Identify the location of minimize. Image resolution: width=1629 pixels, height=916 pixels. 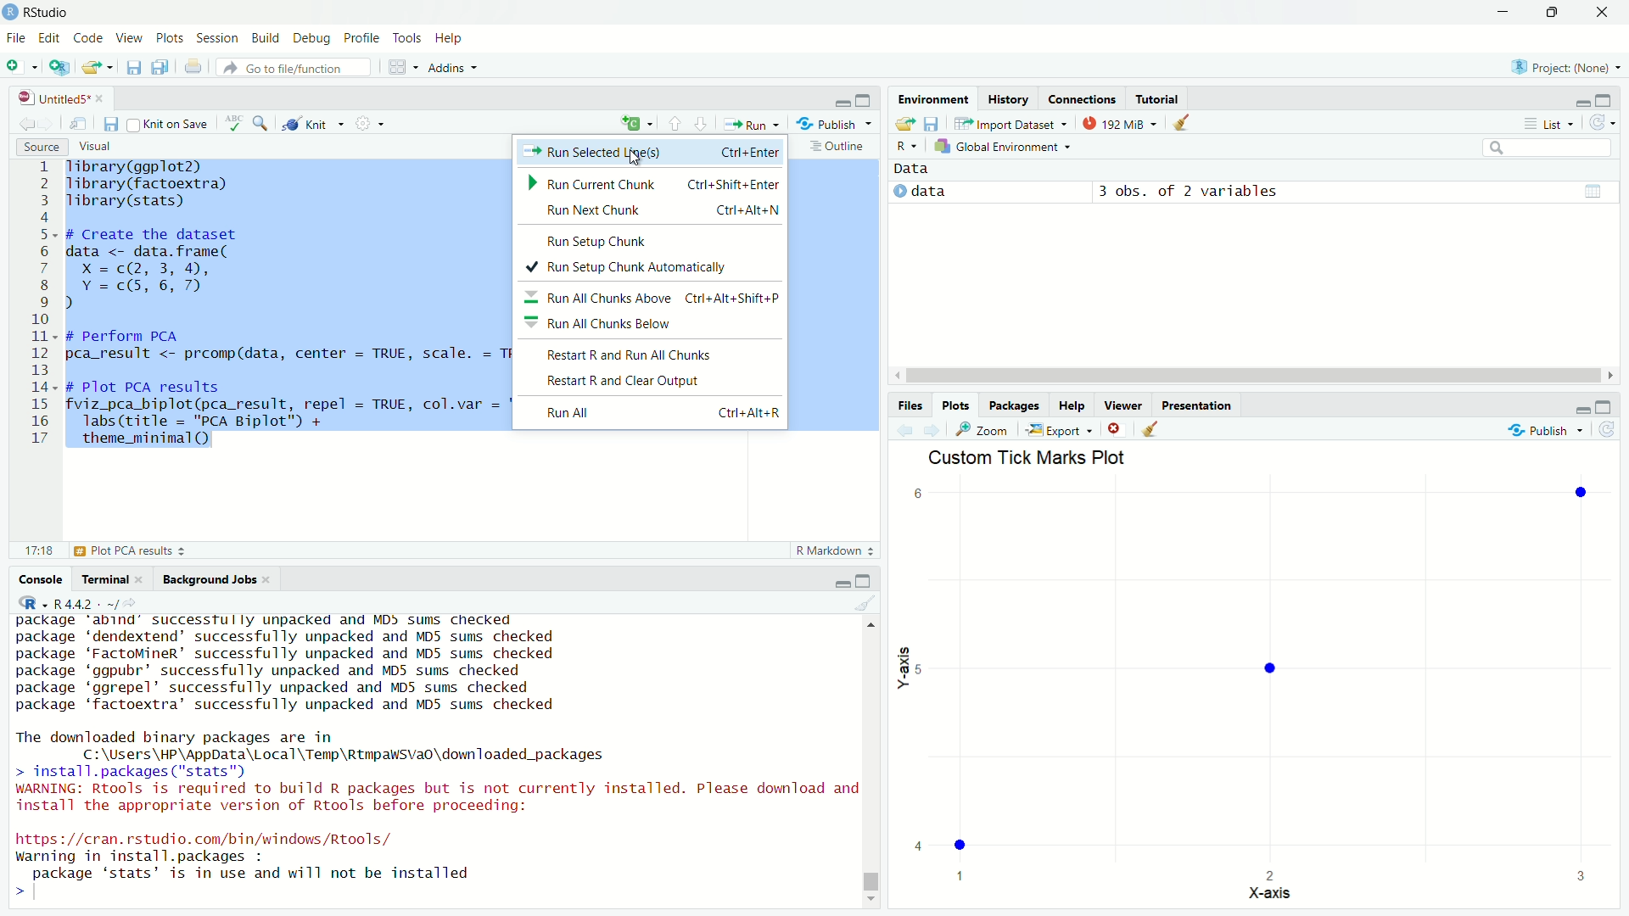
(1581, 405).